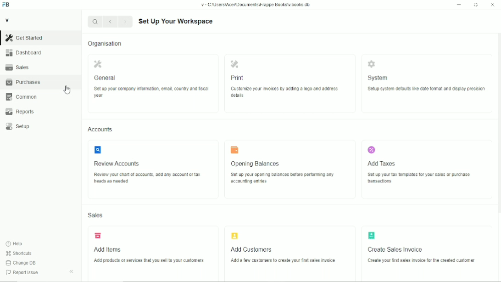 Image resolution: width=501 pixels, height=282 pixels. Describe the element at coordinates (381, 163) in the screenshot. I see `Add Taxes` at that location.